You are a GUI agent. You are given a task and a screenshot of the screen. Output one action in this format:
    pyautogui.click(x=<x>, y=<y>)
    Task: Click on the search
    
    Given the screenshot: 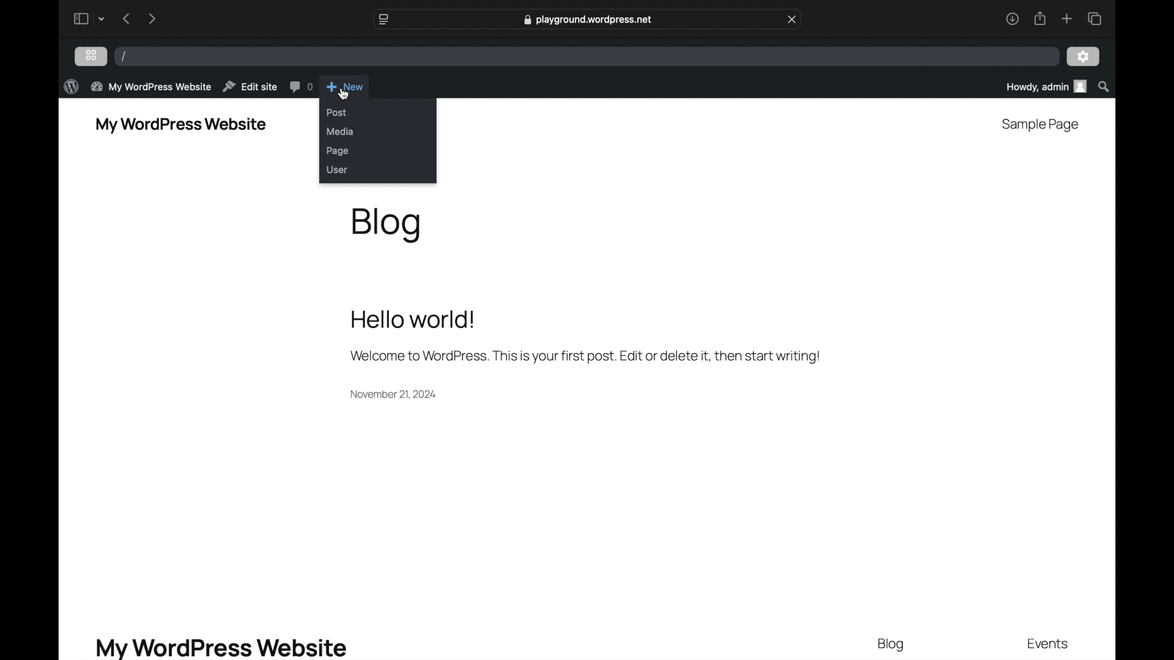 What is the action you would take?
    pyautogui.click(x=1104, y=86)
    